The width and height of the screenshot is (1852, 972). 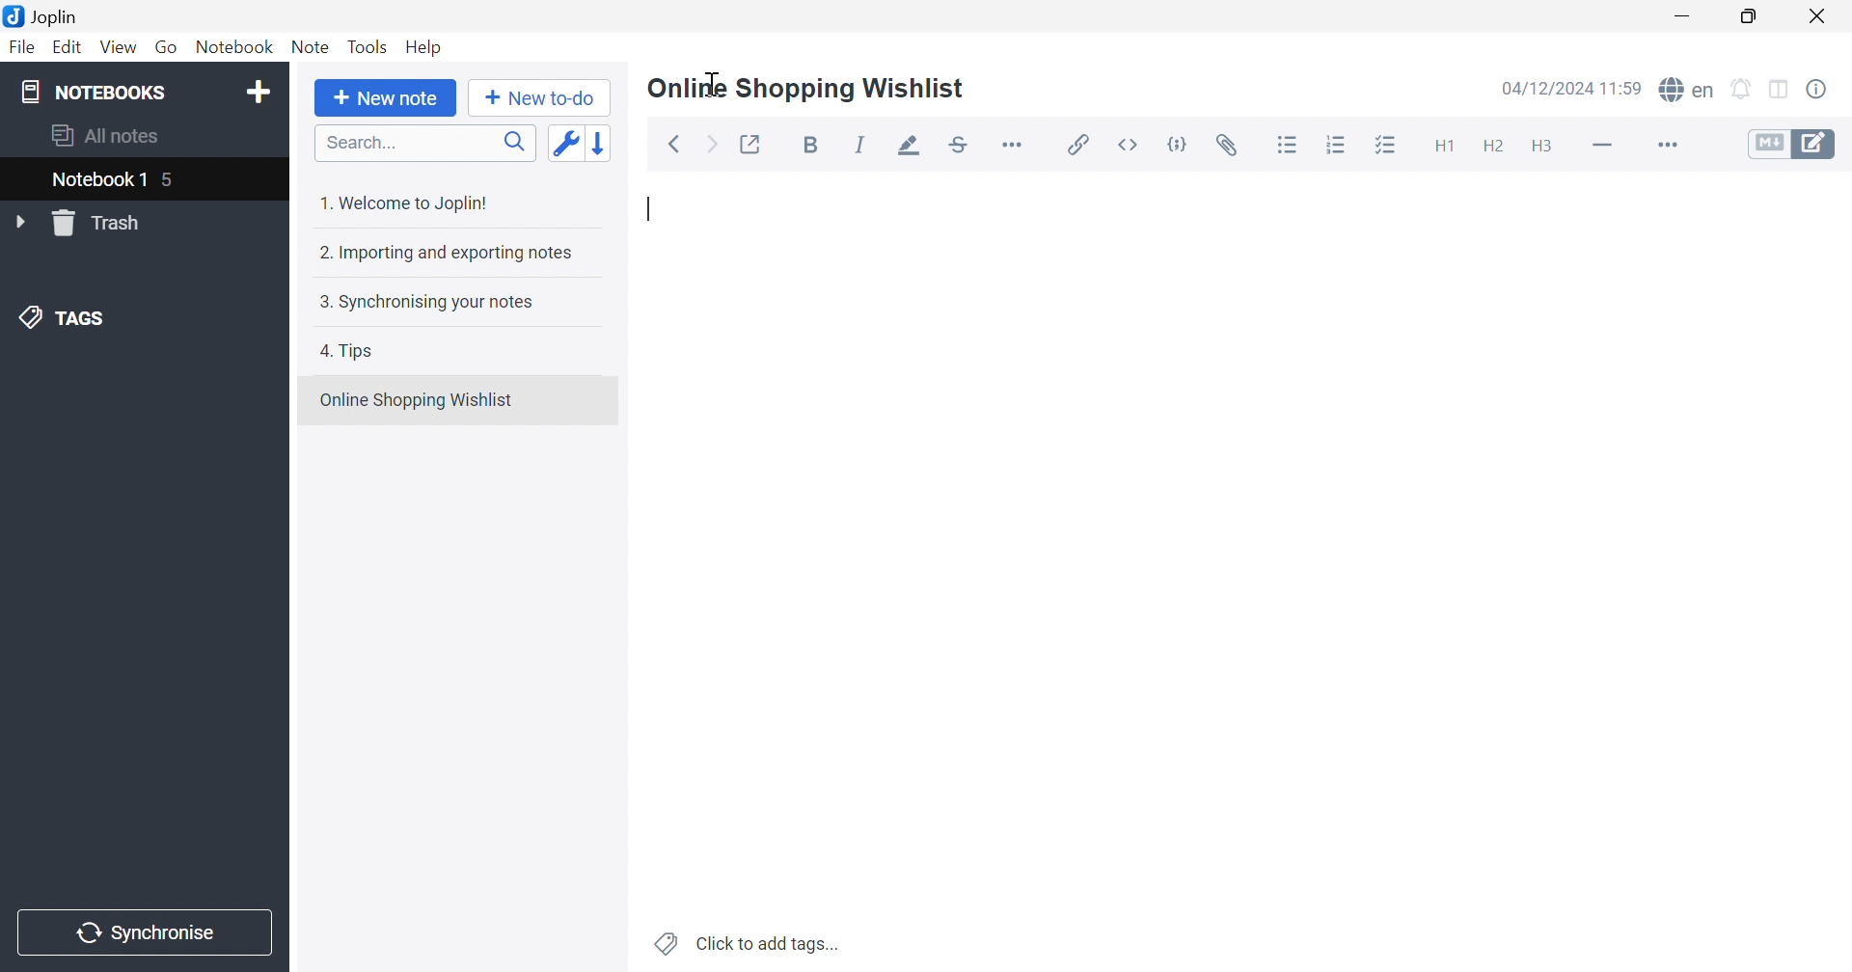 What do you see at coordinates (351, 351) in the screenshot?
I see `4. Tips` at bounding box center [351, 351].